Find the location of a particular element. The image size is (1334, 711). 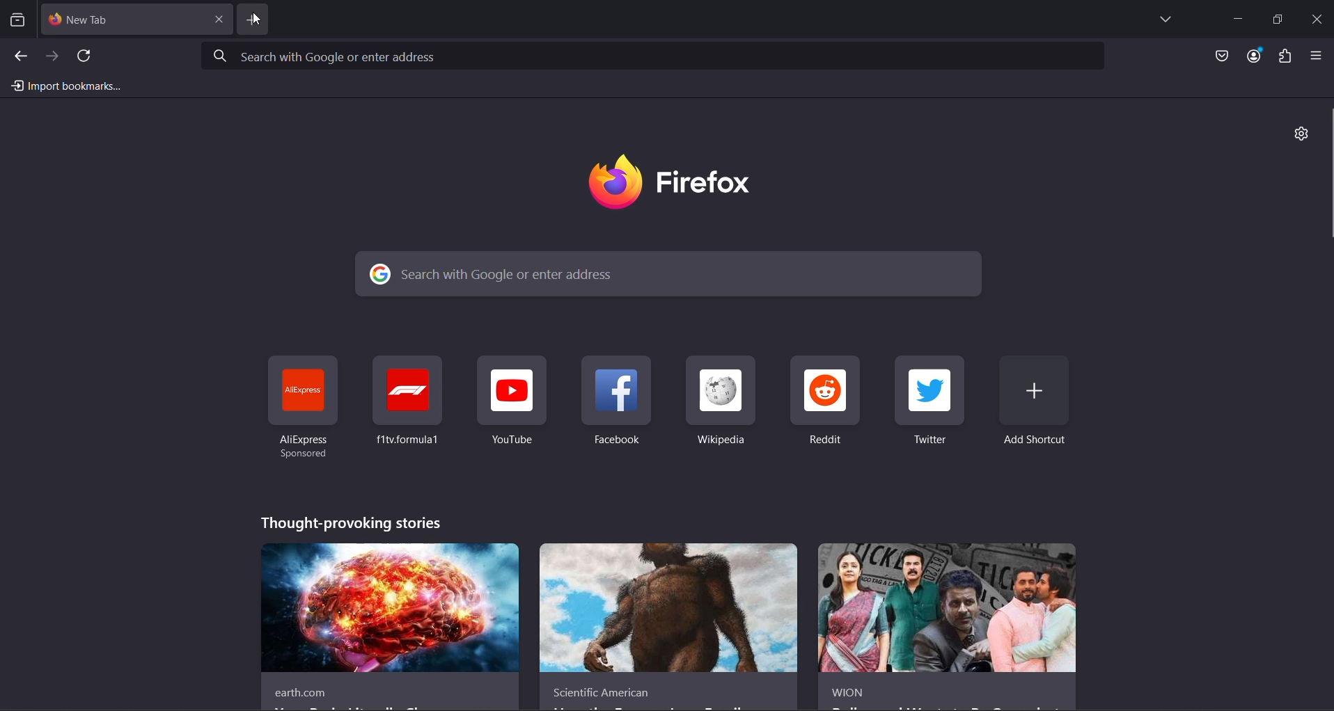

view recent browsing across windows is located at coordinates (22, 20).